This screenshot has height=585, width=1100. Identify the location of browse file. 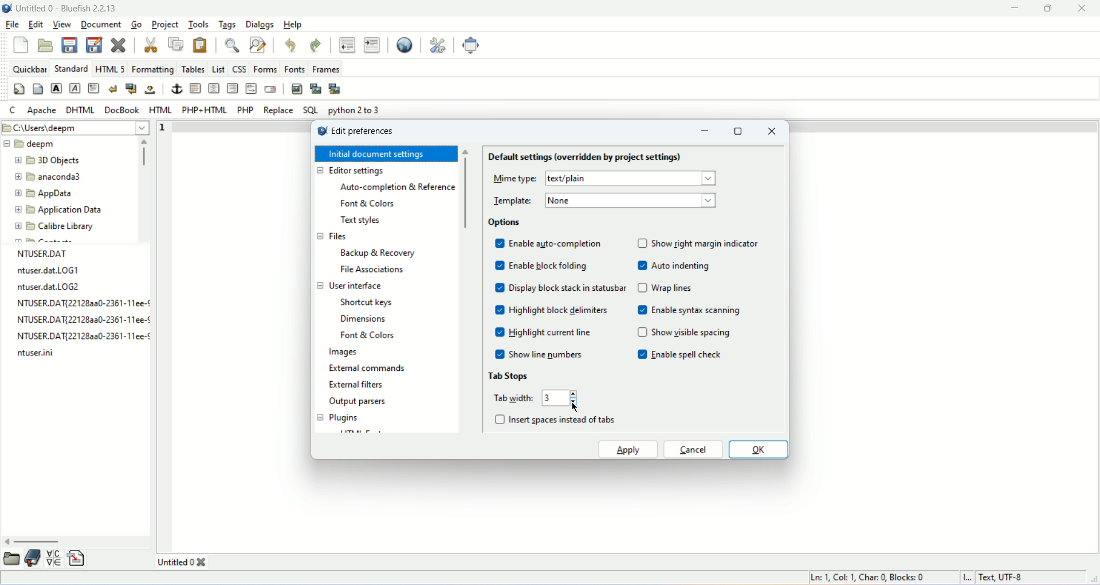
(11, 560).